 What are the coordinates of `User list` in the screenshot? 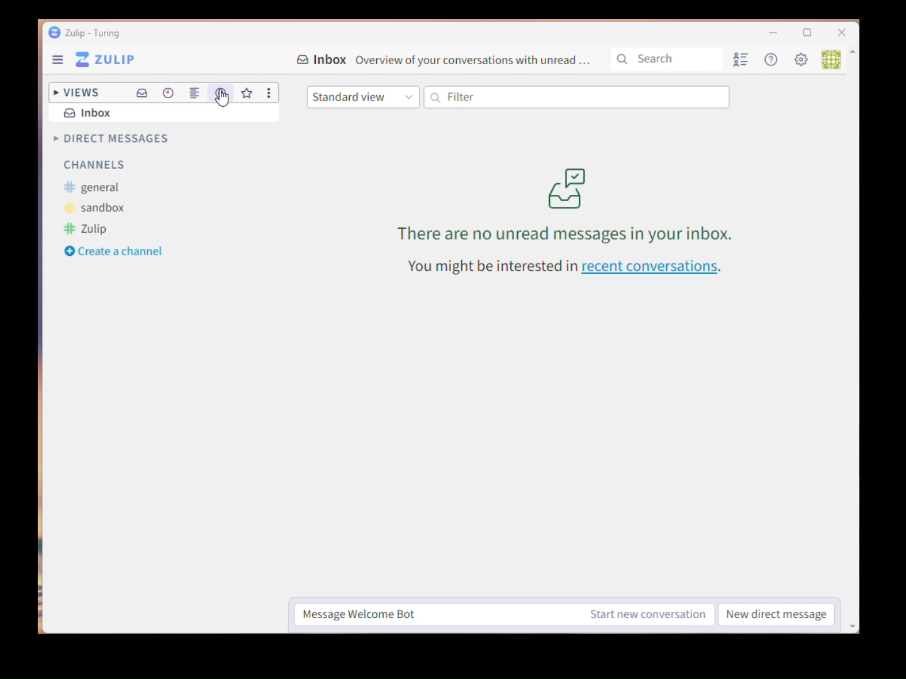 It's located at (743, 62).